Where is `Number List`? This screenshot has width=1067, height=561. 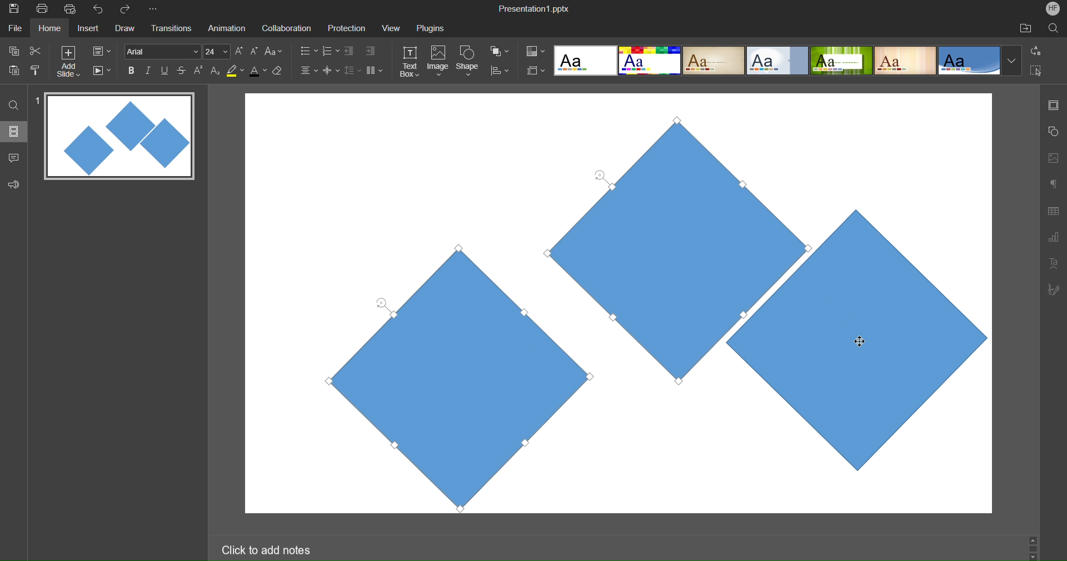
Number List is located at coordinates (330, 52).